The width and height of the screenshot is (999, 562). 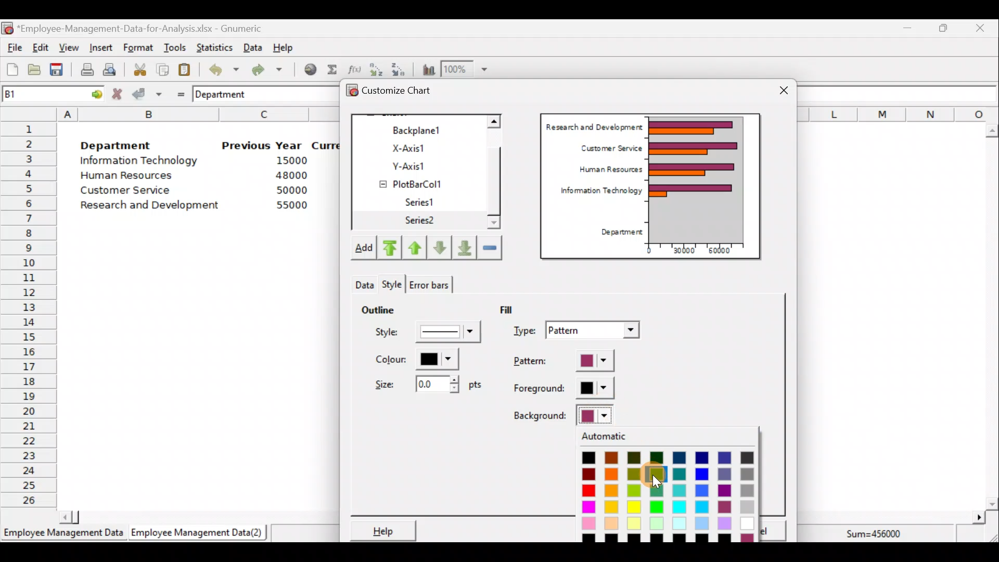 What do you see at coordinates (37, 71) in the screenshot?
I see `Open a file` at bounding box center [37, 71].